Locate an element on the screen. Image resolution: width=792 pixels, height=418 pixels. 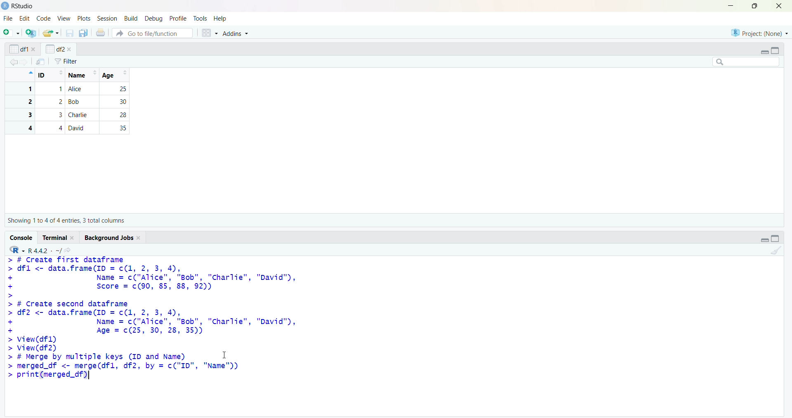
Go to file/function is located at coordinates (153, 33).